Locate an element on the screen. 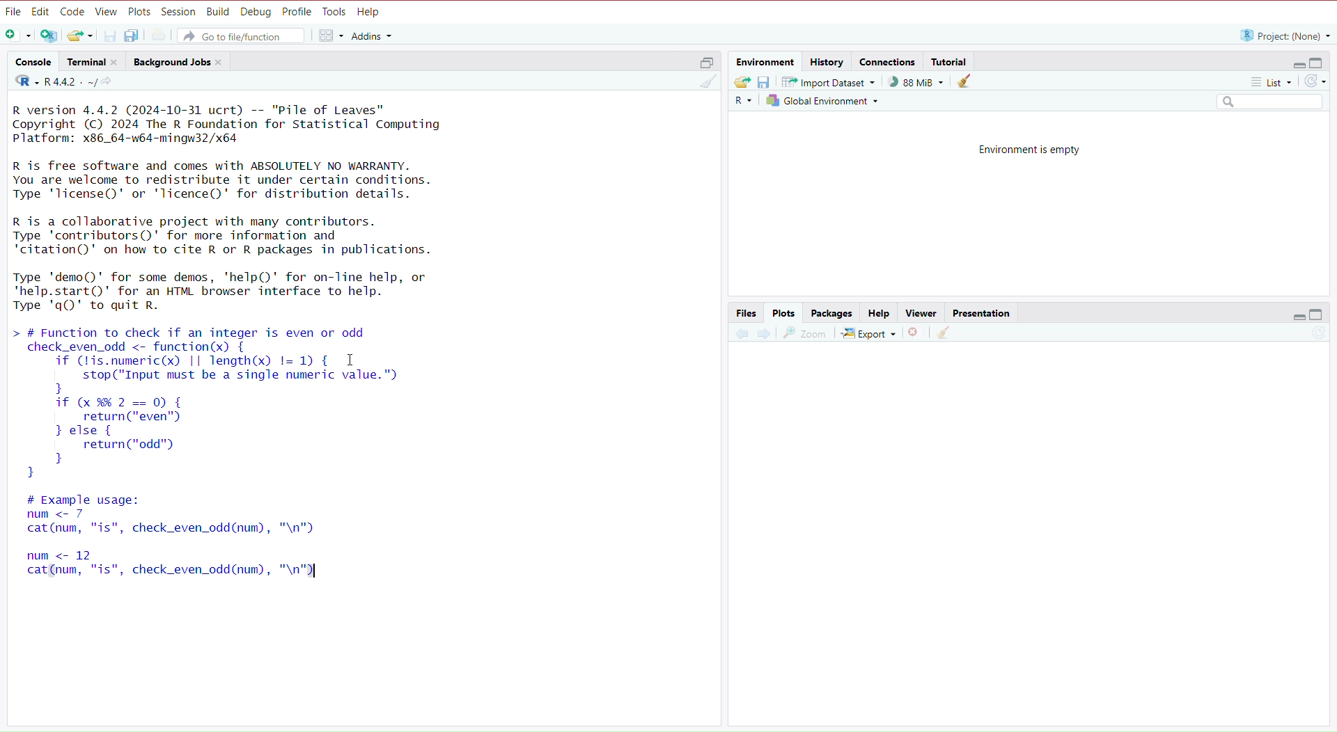  tutorial is located at coordinates (951, 61).